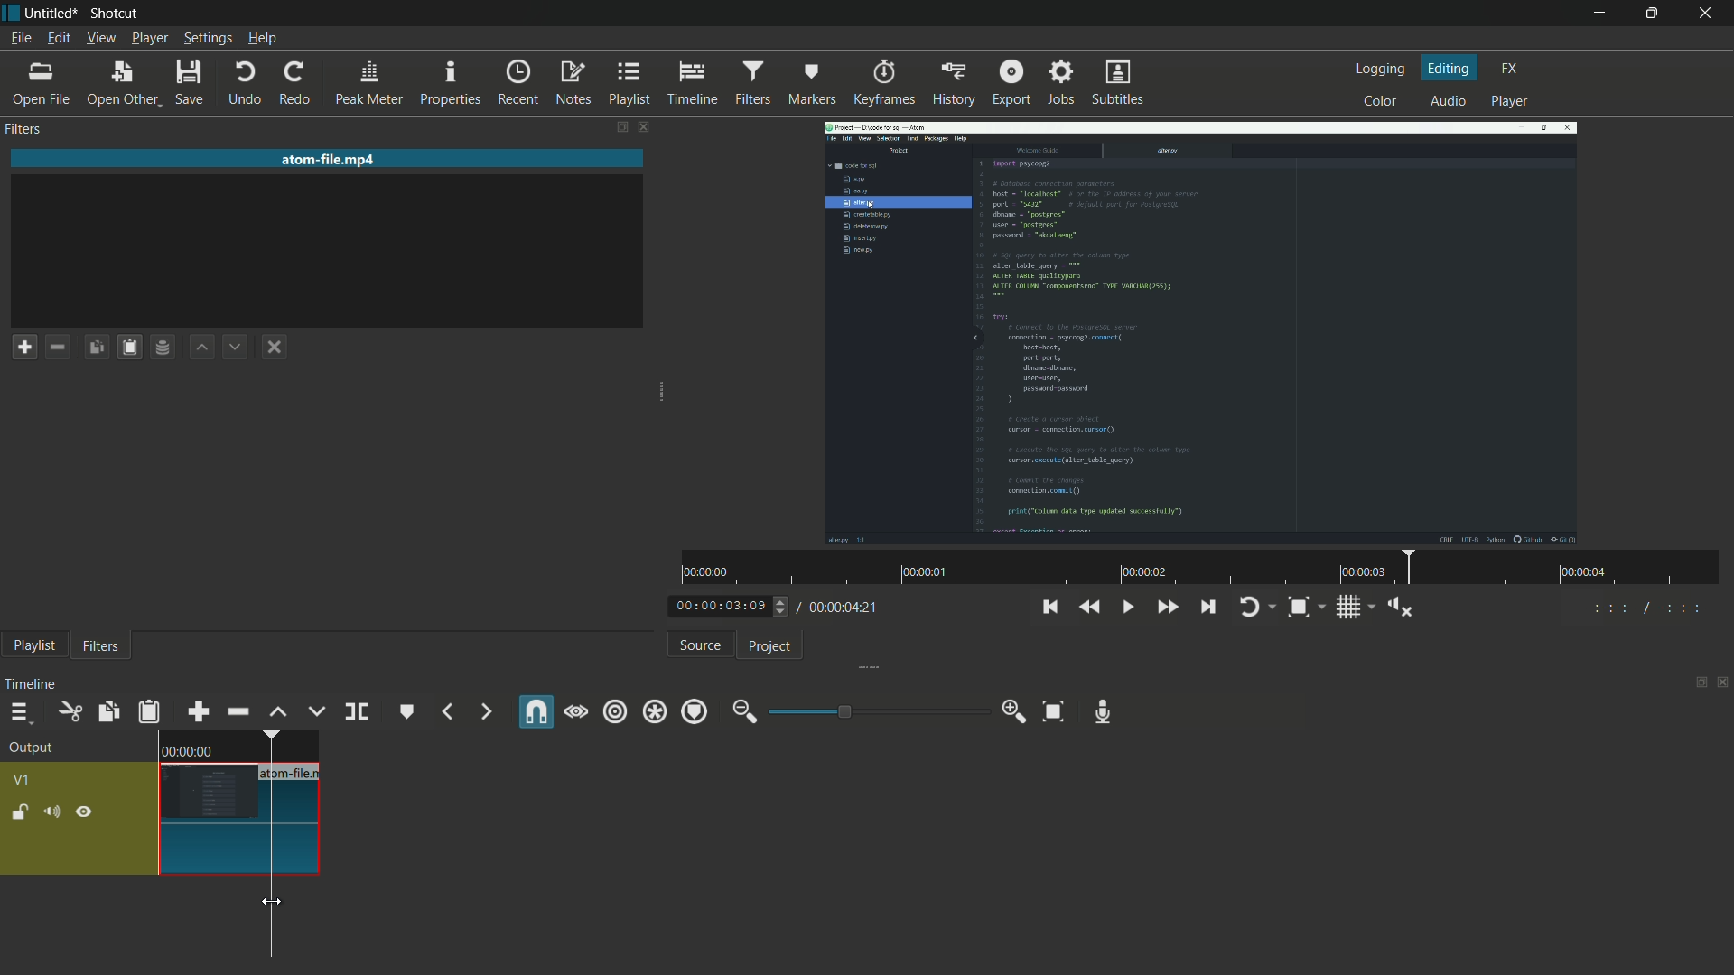 The width and height of the screenshot is (1734, 975). What do you see at coordinates (811, 85) in the screenshot?
I see `markers` at bounding box center [811, 85].